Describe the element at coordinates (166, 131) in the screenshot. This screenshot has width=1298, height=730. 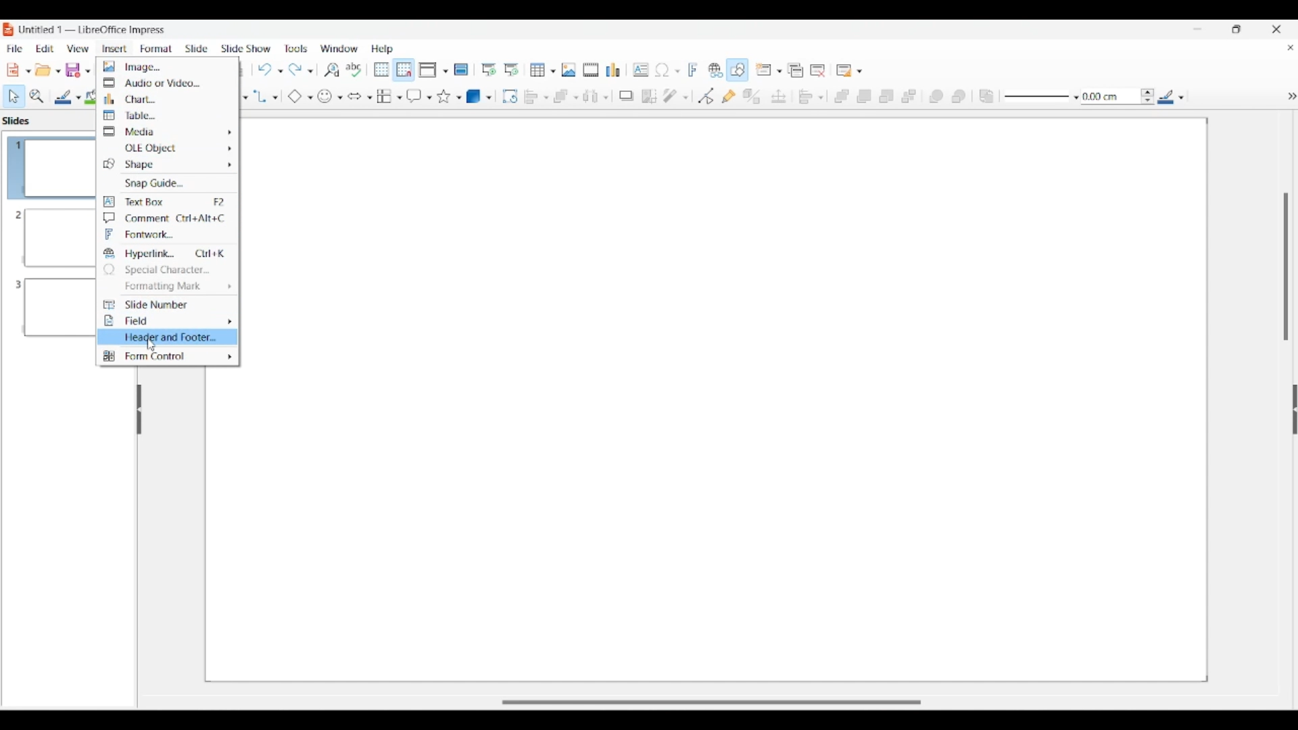
I see `Media options` at that location.